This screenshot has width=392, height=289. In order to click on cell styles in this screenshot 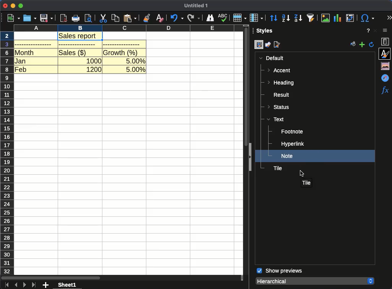, I will do `click(259, 45)`.